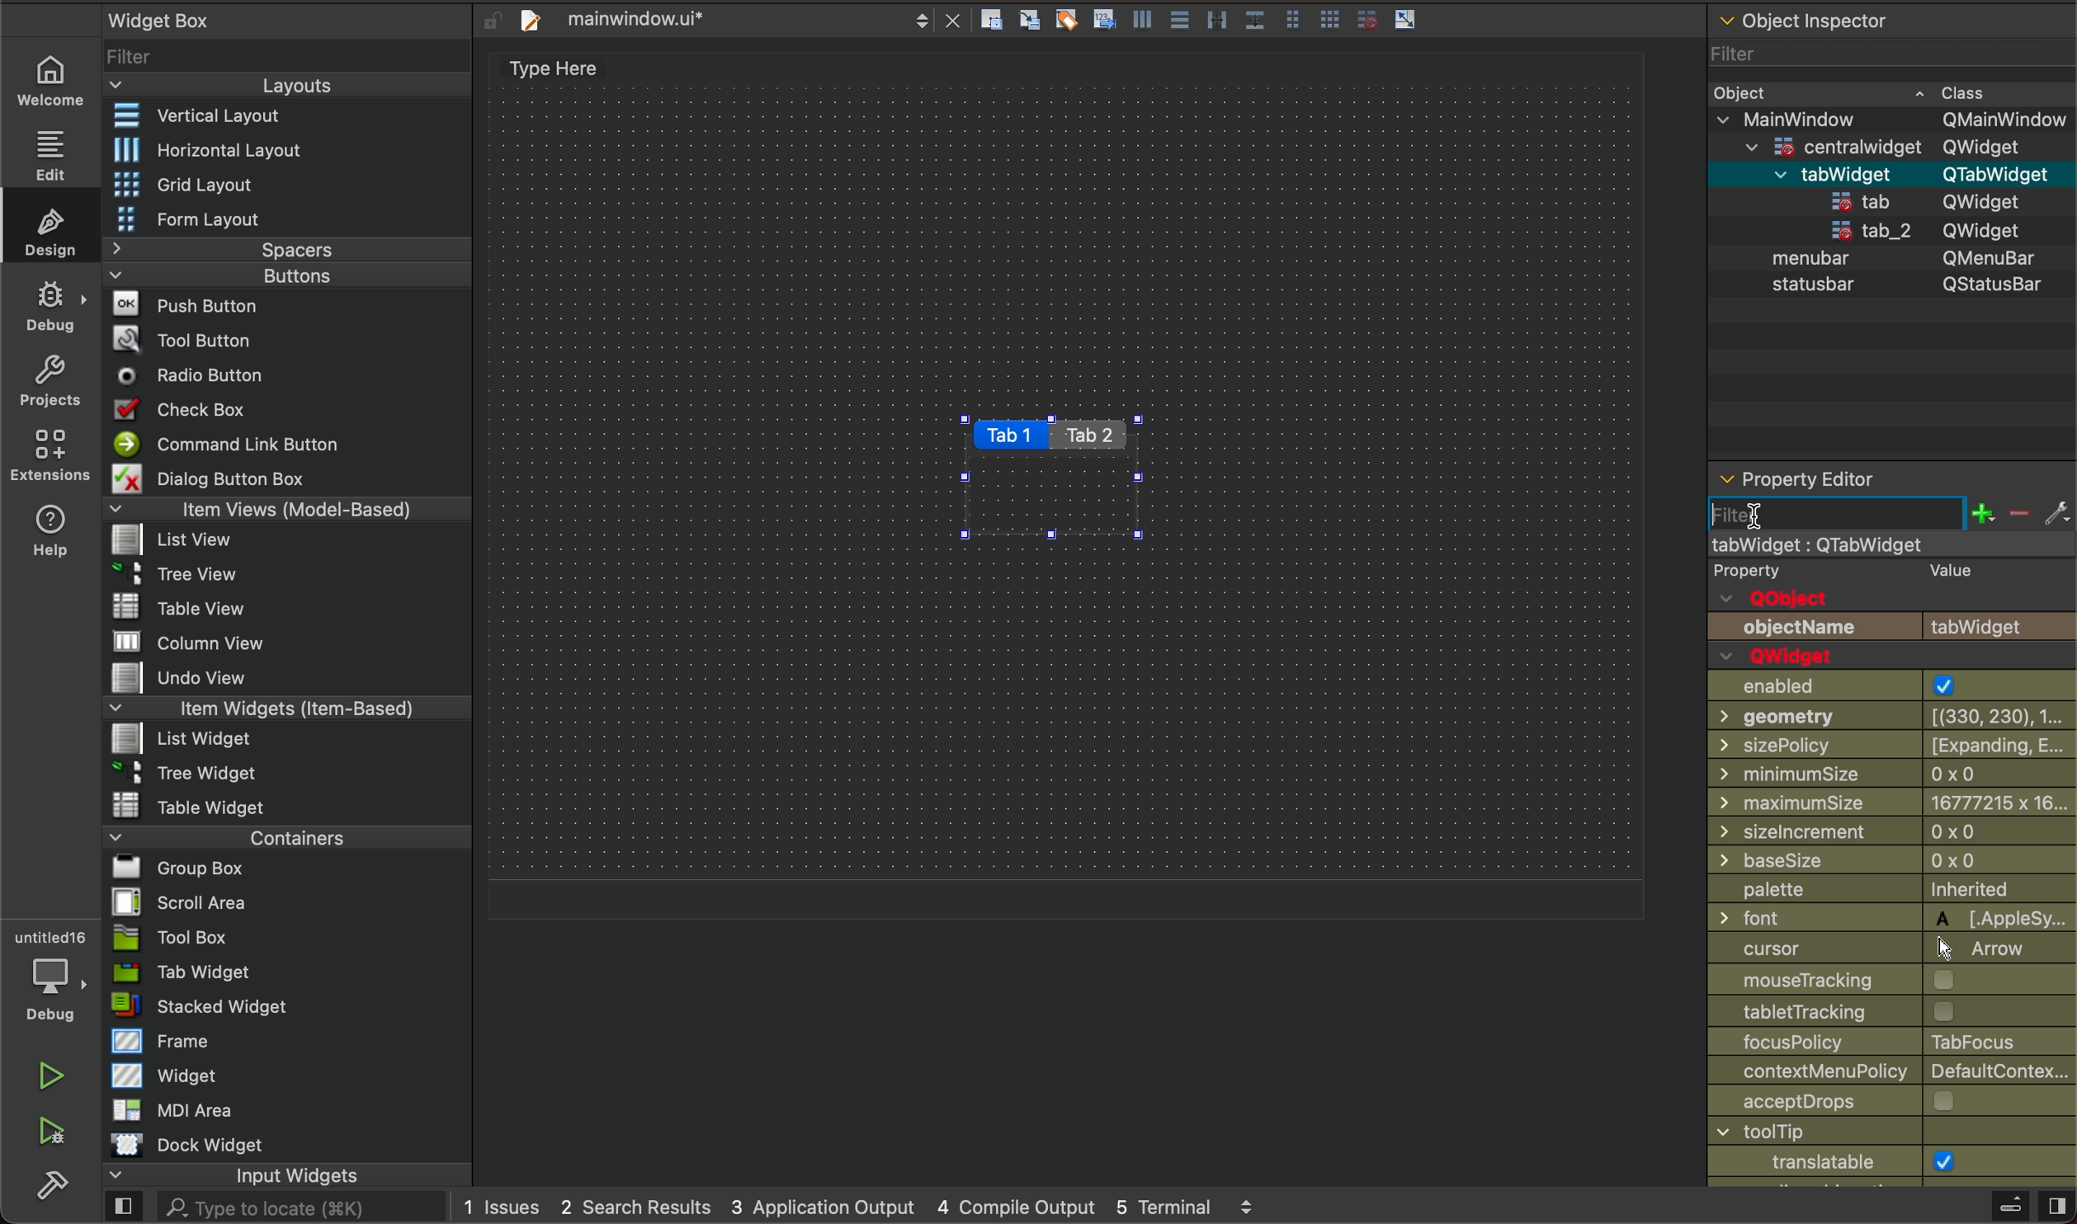 This screenshot has height=1224, width=2077. I want to click on debugger, so click(46, 971).